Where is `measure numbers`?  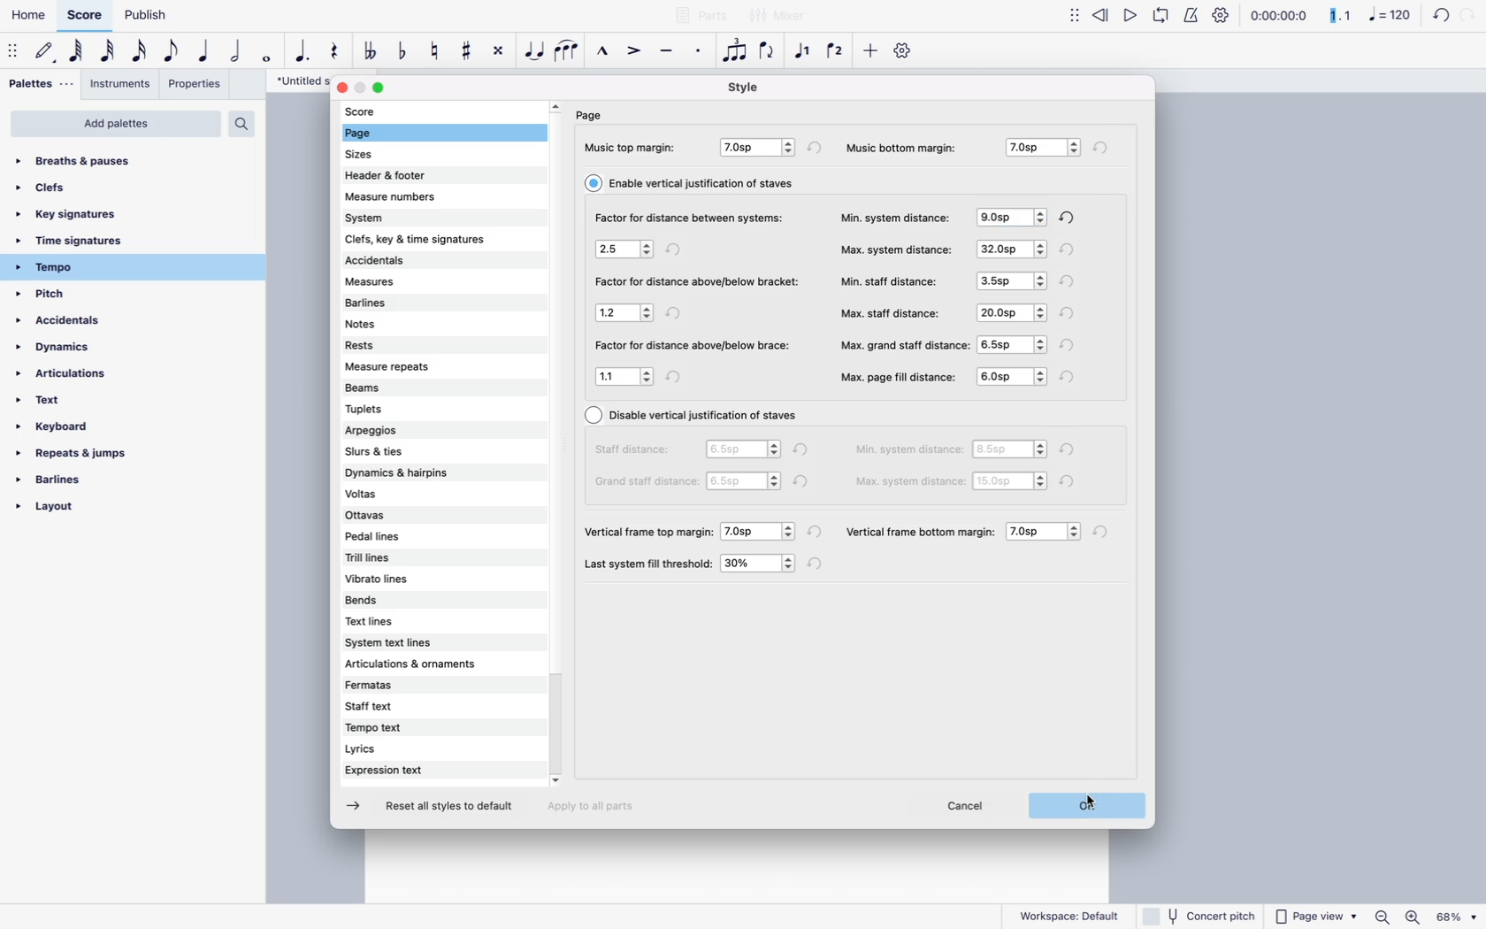
measure numbers is located at coordinates (421, 195).